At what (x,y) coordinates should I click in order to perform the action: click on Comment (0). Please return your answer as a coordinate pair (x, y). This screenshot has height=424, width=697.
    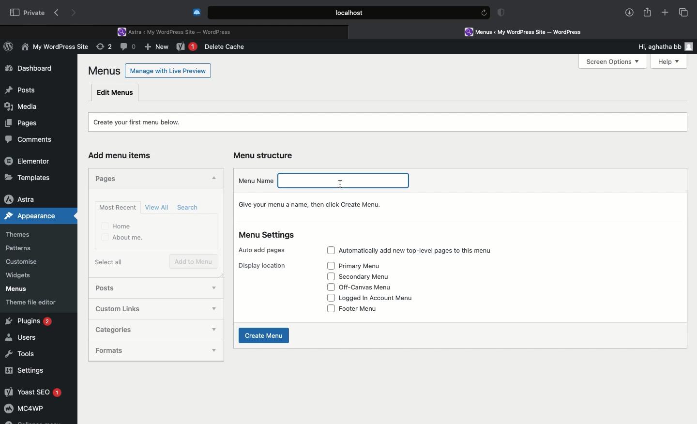
    Looking at the image, I should click on (129, 46).